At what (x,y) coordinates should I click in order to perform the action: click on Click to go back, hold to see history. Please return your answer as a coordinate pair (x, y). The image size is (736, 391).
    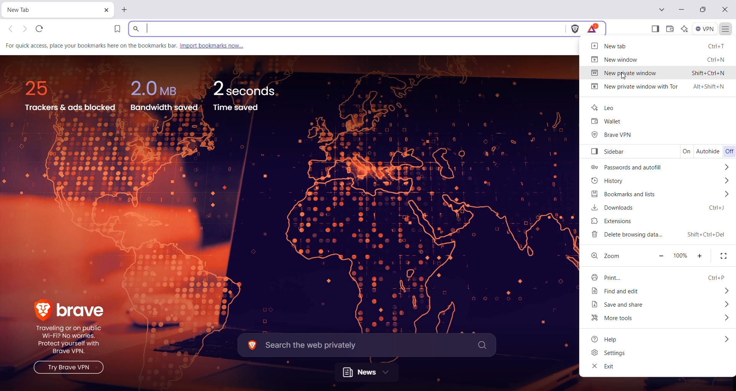
    Looking at the image, I should click on (10, 29).